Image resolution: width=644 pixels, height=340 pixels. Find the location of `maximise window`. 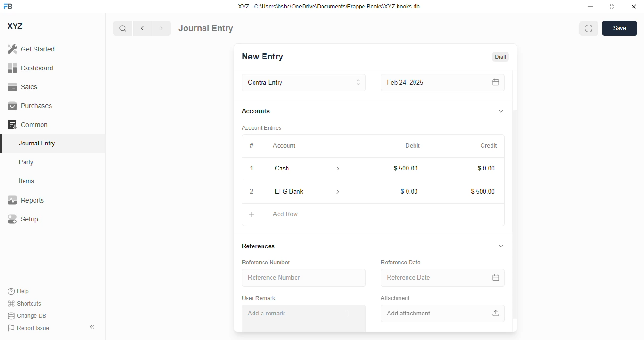

maximise window is located at coordinates (589, 28).